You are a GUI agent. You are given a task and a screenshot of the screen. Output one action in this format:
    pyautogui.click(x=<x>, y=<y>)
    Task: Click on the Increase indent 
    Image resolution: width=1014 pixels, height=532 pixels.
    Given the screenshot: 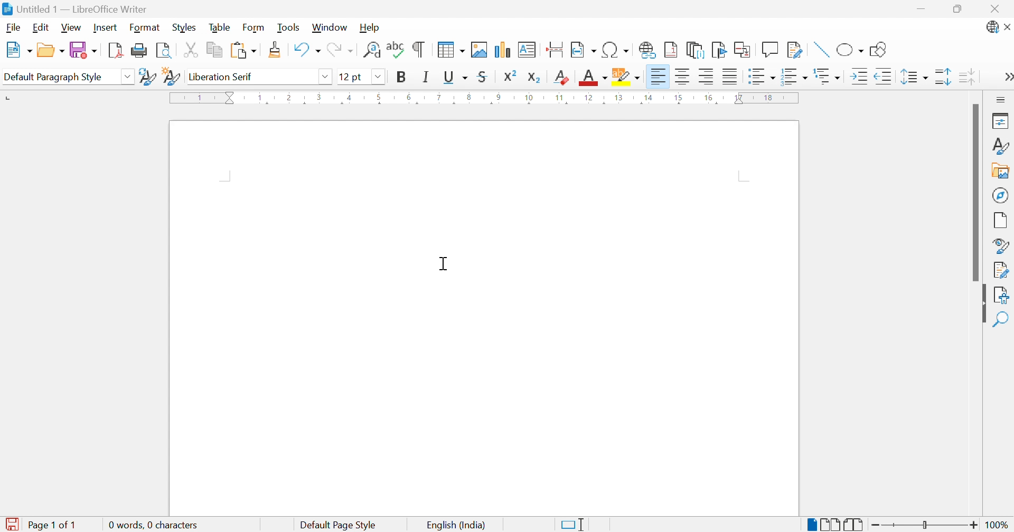 What is the action you would take?
    pyautogui.click(x=861, y=78)
    